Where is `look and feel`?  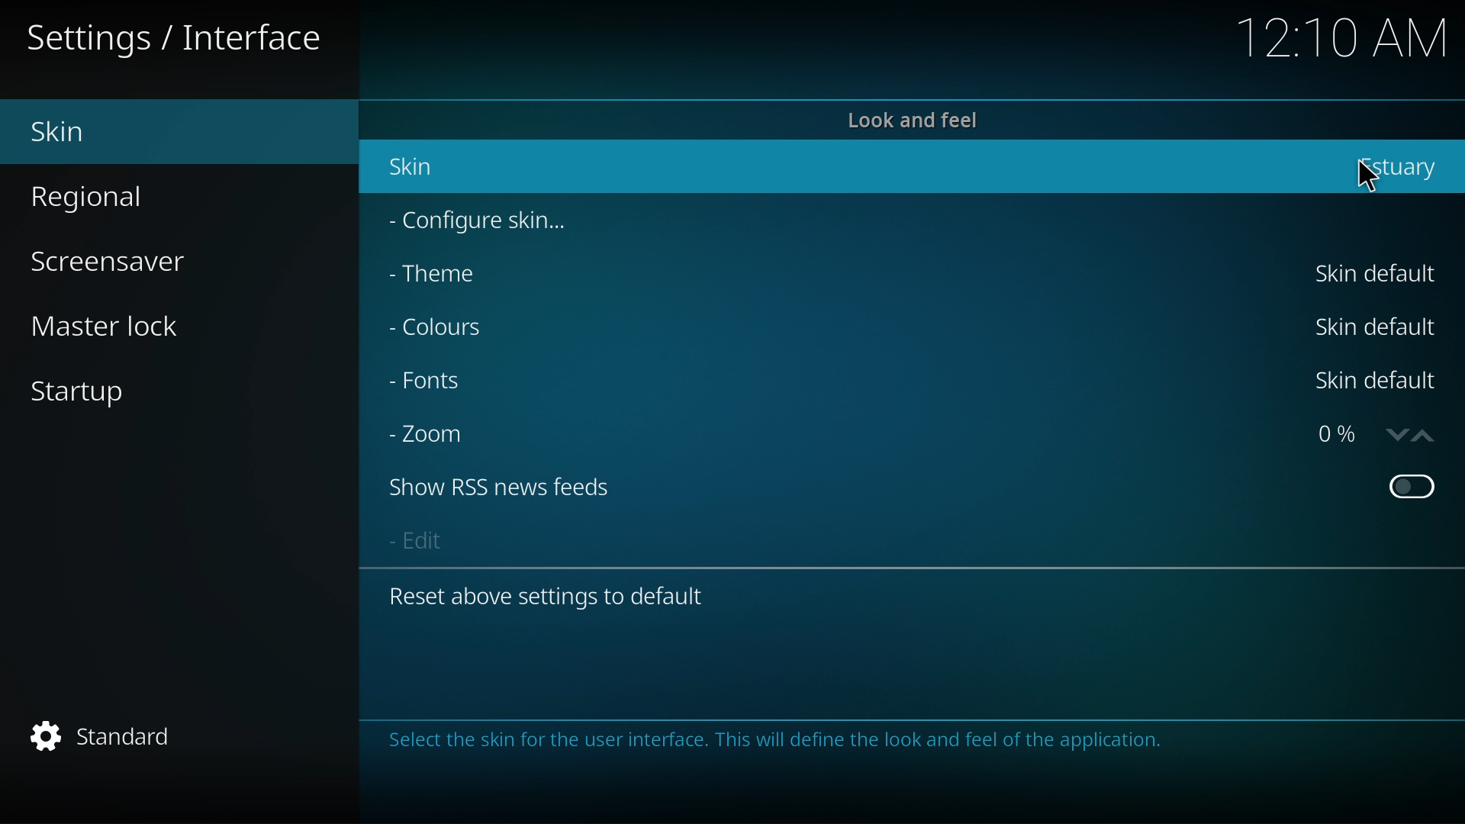 look and feel is located at coordinates (926, 122).